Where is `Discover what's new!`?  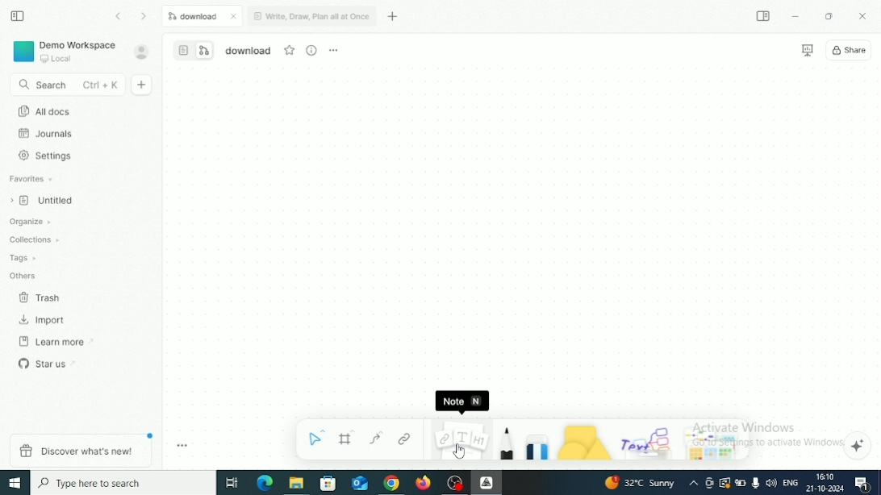
Discover what's new! is located at coordinates (82, 450).